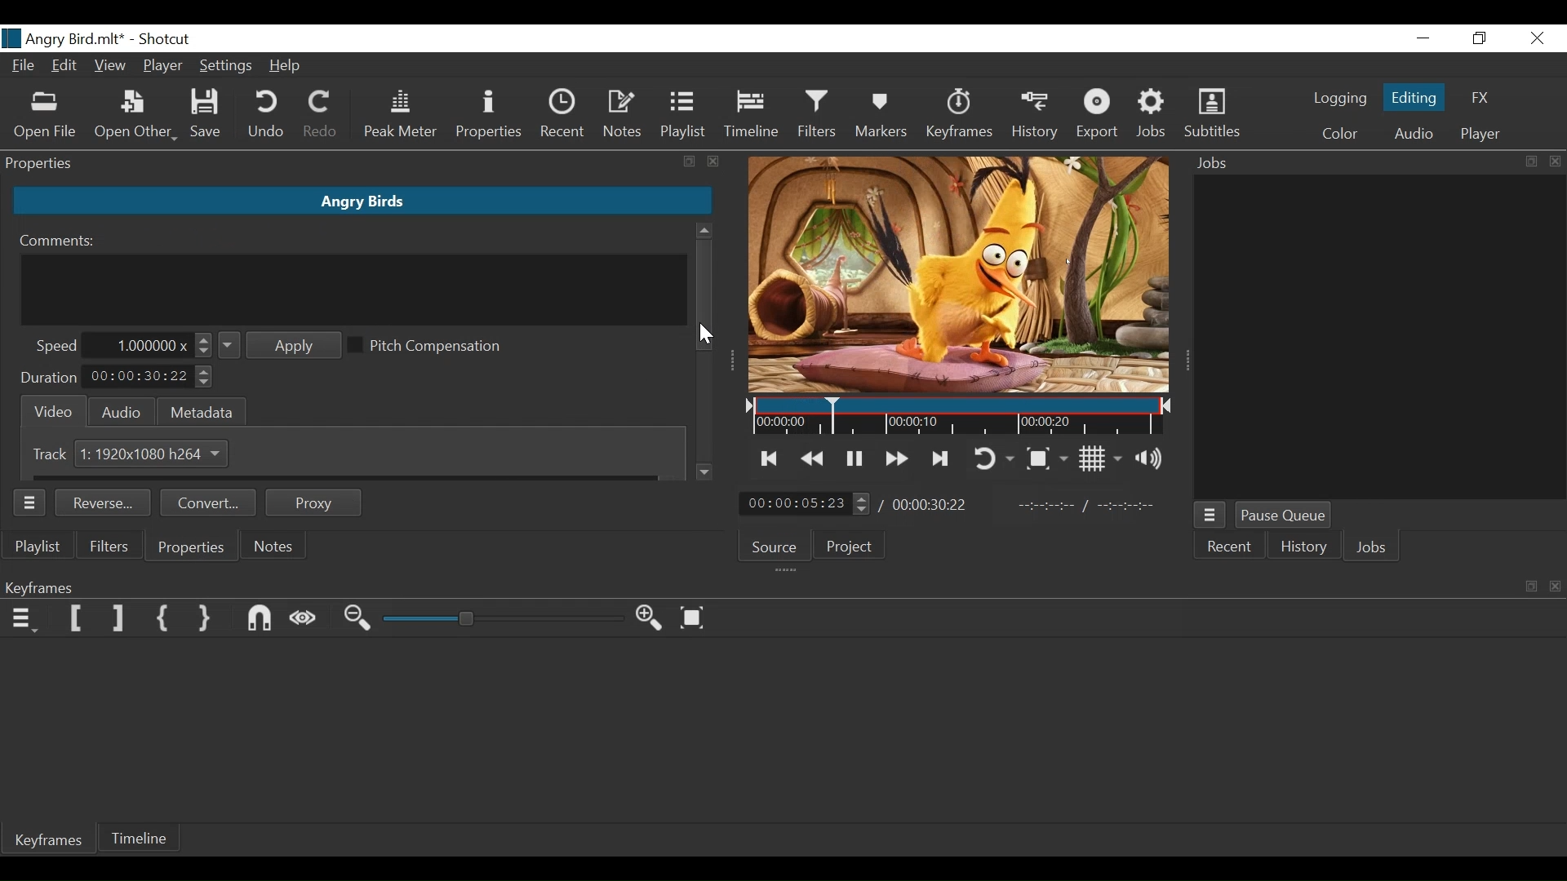 The width and height of the screenshot is (1567, 881). Describe the element at coordinates (1383, 338) in the screenshot. I see `Jobs Panel` at that location.